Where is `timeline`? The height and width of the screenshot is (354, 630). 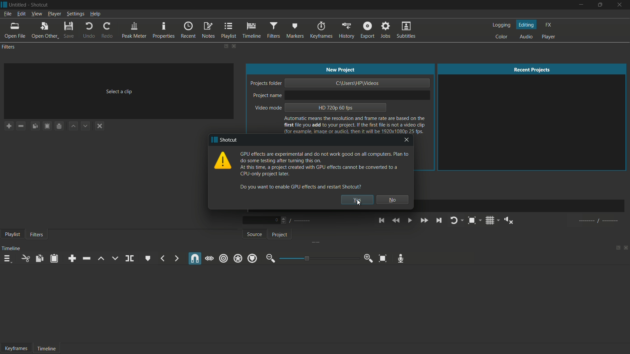 timeline is located at coordinates (251, 30).